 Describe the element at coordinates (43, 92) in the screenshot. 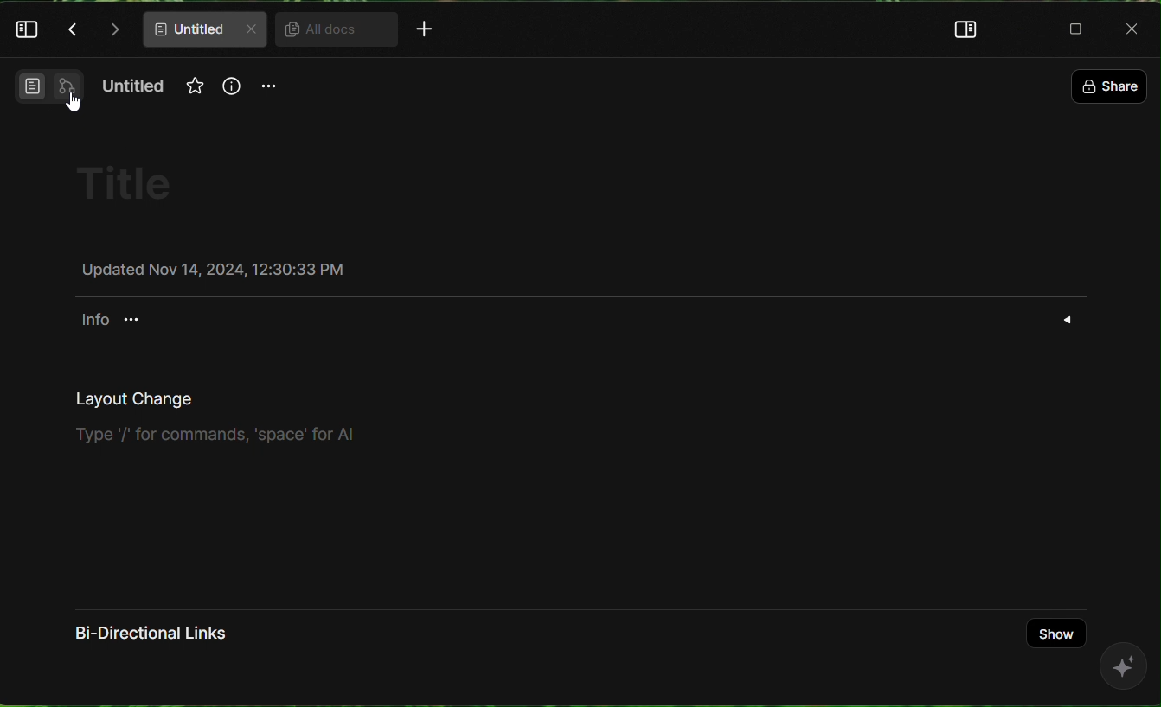

I see `Switch` at that location.